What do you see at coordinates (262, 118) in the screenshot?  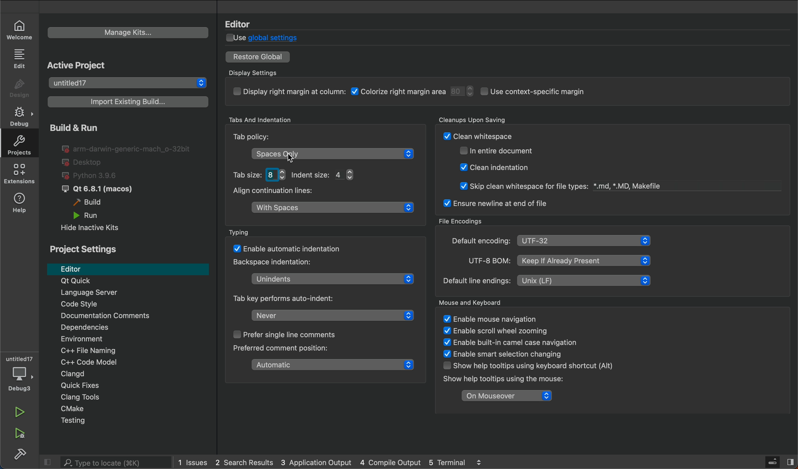 I see `Tabs And Indentation` at bounding box center [262, 118].